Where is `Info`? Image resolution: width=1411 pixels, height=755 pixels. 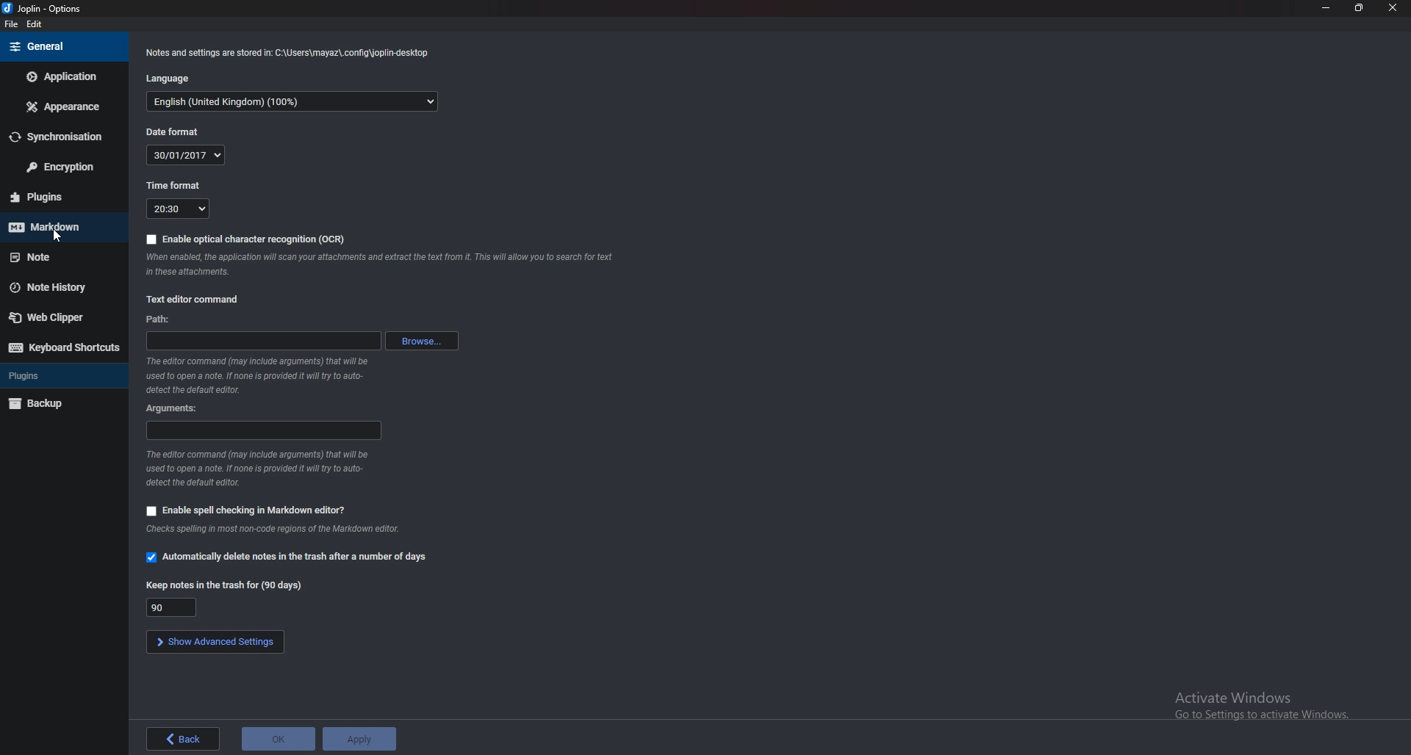
Info is located at coordinates (290, 52).